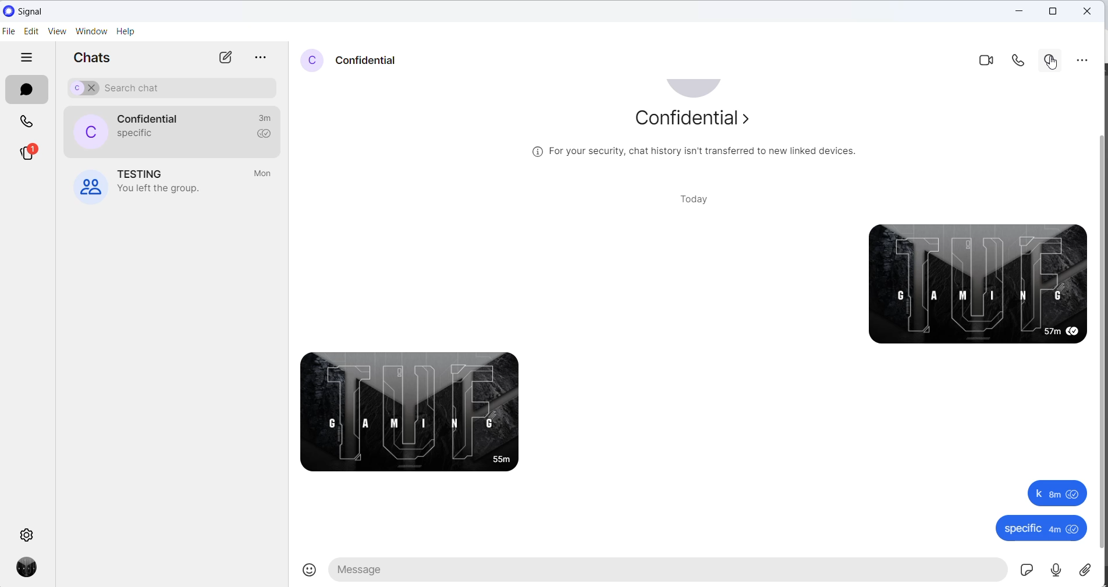  What do you see at coordinates (1054, 571) in the screenshot?
I see `voice mail` at bounding box center [1054, 571].